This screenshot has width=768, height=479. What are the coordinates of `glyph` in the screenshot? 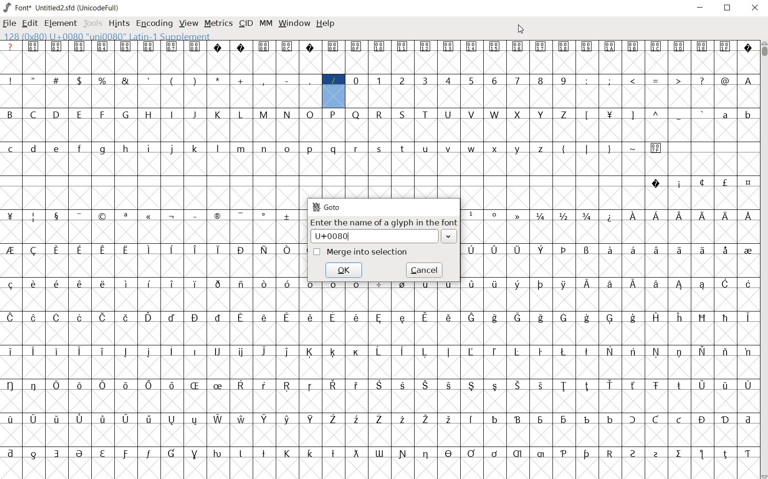 It's located at (703, 285).